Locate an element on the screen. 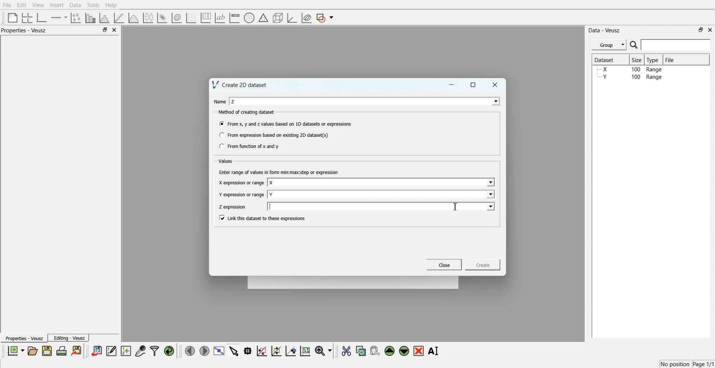  Close is located at coordinates (495, 85).